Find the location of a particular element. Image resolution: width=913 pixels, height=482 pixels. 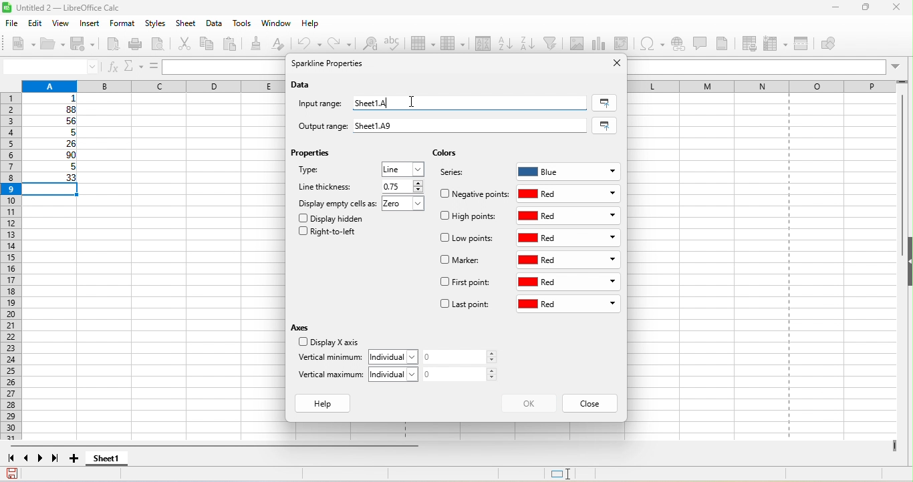

insert is located at coordinates (91, 24).